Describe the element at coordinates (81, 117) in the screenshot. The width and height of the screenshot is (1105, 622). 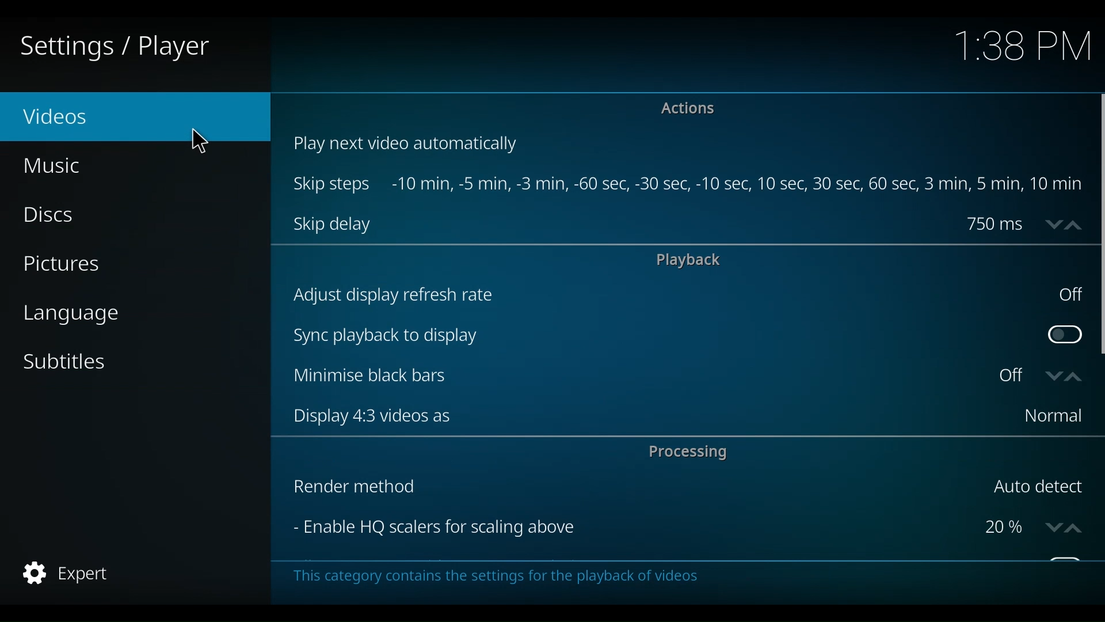
I see `Videos` at that location.